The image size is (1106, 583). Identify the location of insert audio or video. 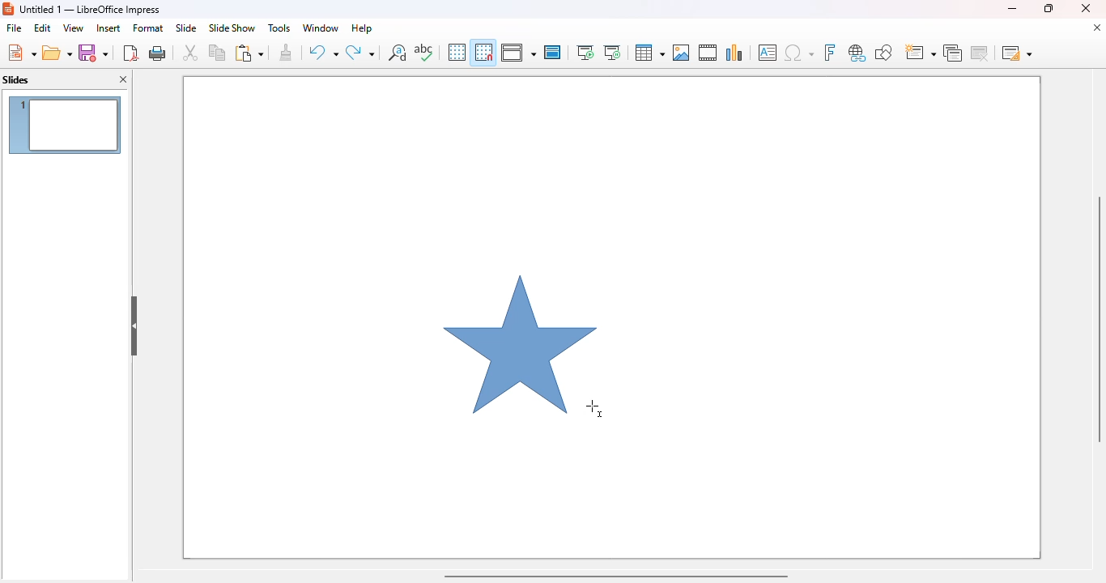
(708, 52).